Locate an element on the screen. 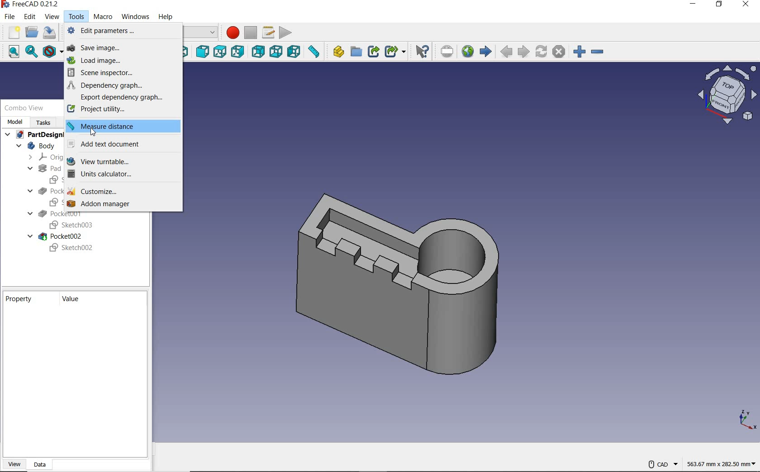  create group is located at coordinates (356, 52).